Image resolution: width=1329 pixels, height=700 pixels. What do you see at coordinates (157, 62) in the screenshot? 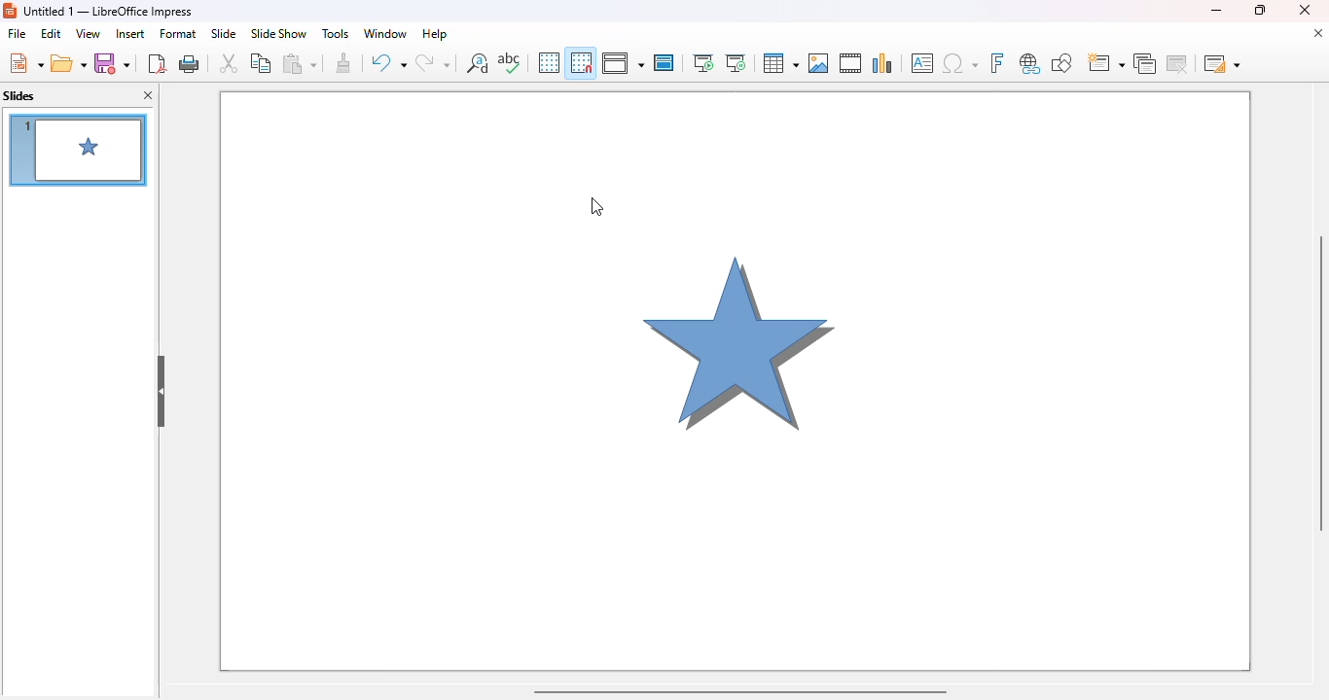
I see `export directly as PDF` at bounding box center [157, 62].